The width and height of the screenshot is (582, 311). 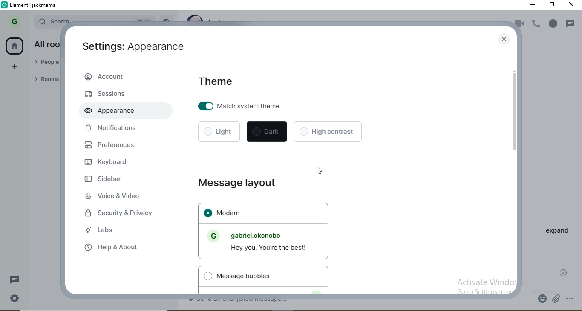 What do you see at coordinates (104, 180) in the screenshot?
I see `sidebar` at bounding box center [104, 180].